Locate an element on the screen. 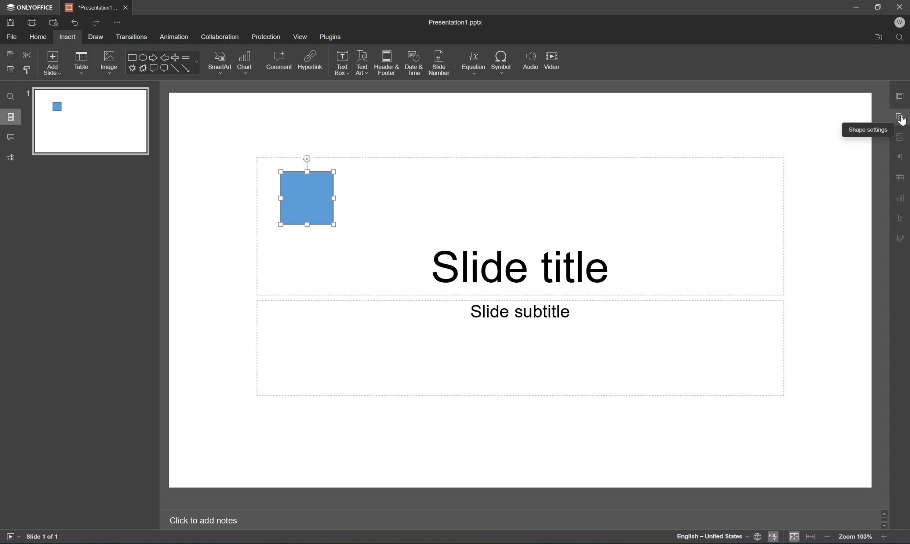 Image resolution: width=910 pixels, height=544 pixels. Shape settings is located at coordinates (869, 130).